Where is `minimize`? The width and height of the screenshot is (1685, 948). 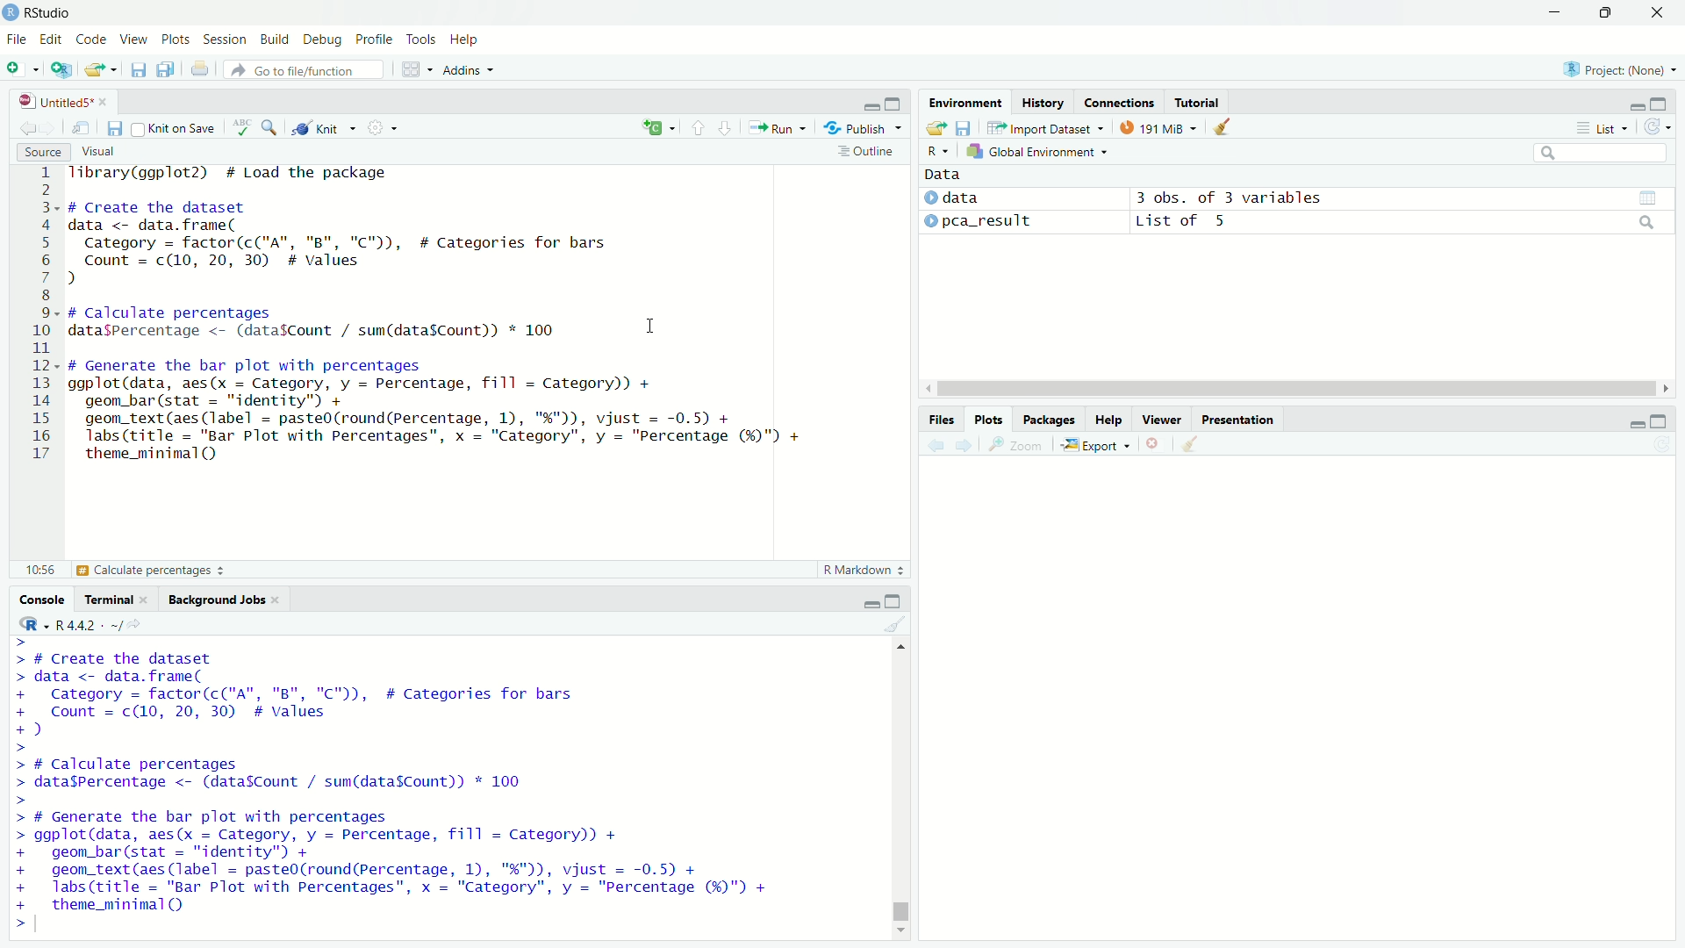 minimize is located at coordinates (1635, 420).